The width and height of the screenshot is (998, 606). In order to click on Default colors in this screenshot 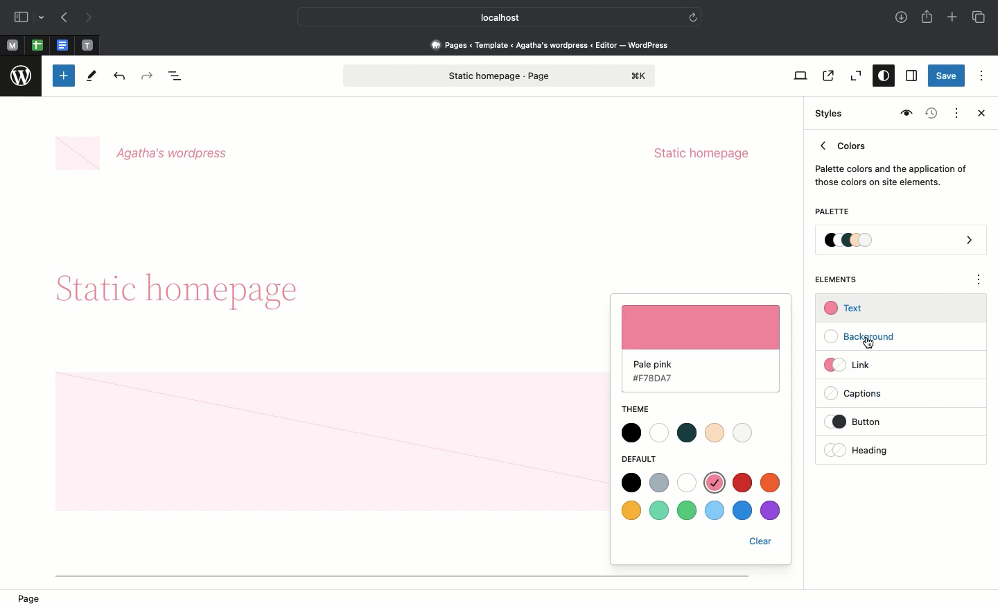, I will do `click(703, 499)`.